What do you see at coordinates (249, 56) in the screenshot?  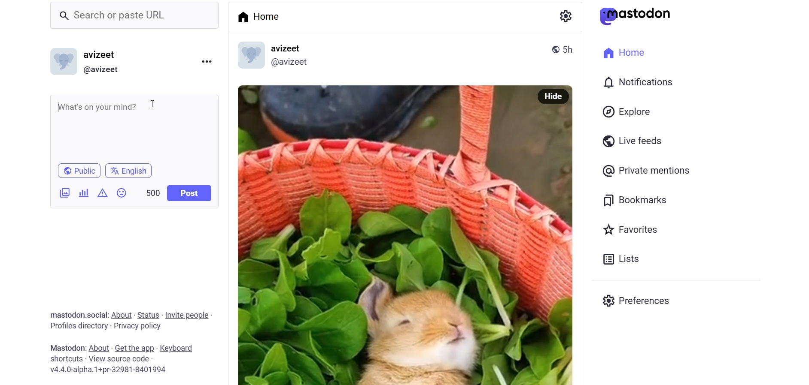 I see `display picture` at bounding box center [249, 56].